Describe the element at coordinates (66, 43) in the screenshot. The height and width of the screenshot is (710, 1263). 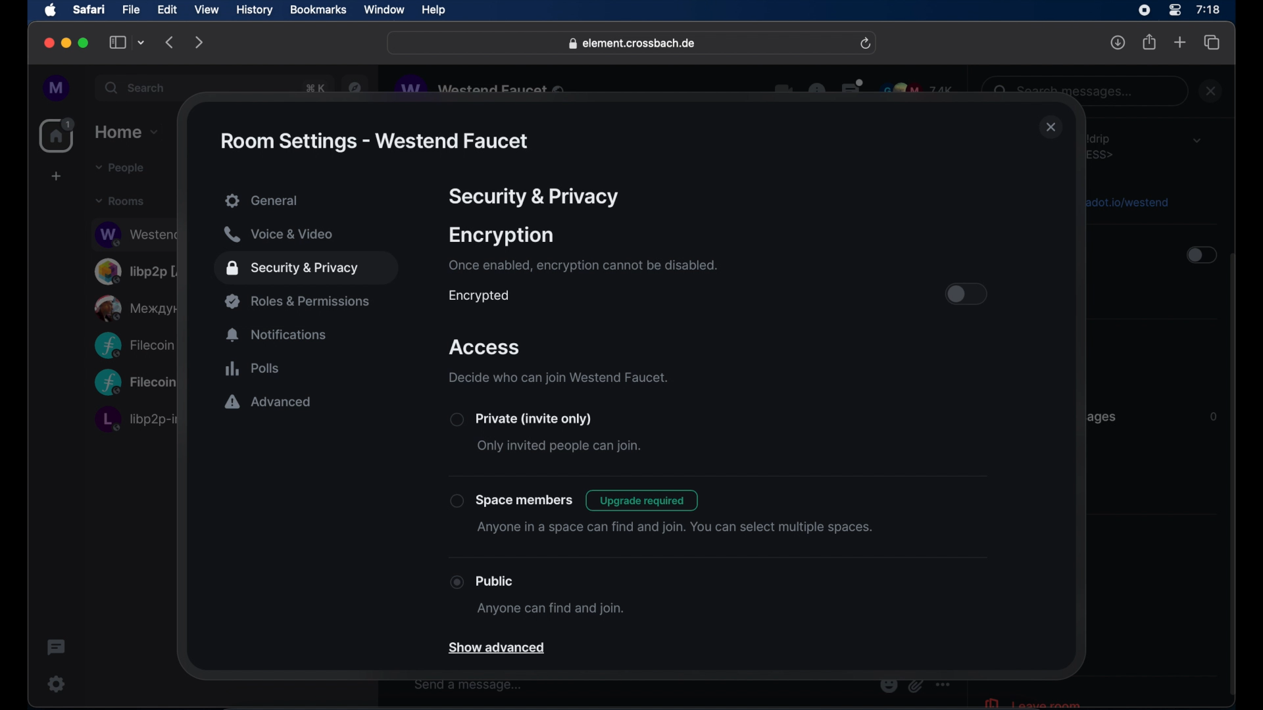
I see `minimize` at that location.